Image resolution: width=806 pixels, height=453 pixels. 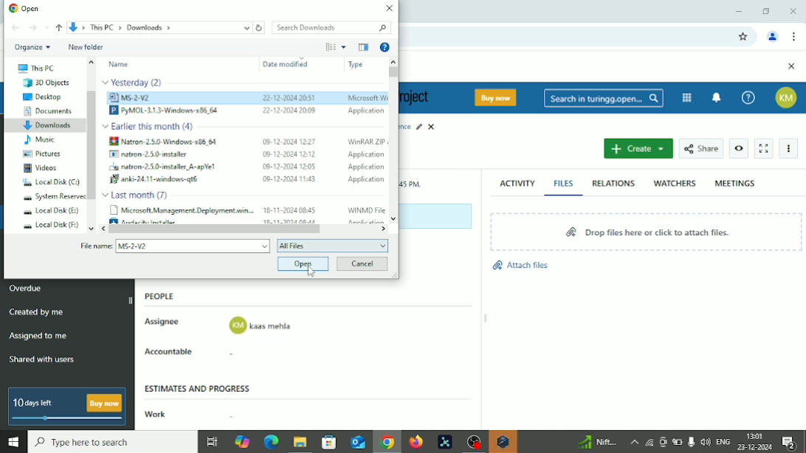 I want to click on Documents, so click(x=46, y=111).